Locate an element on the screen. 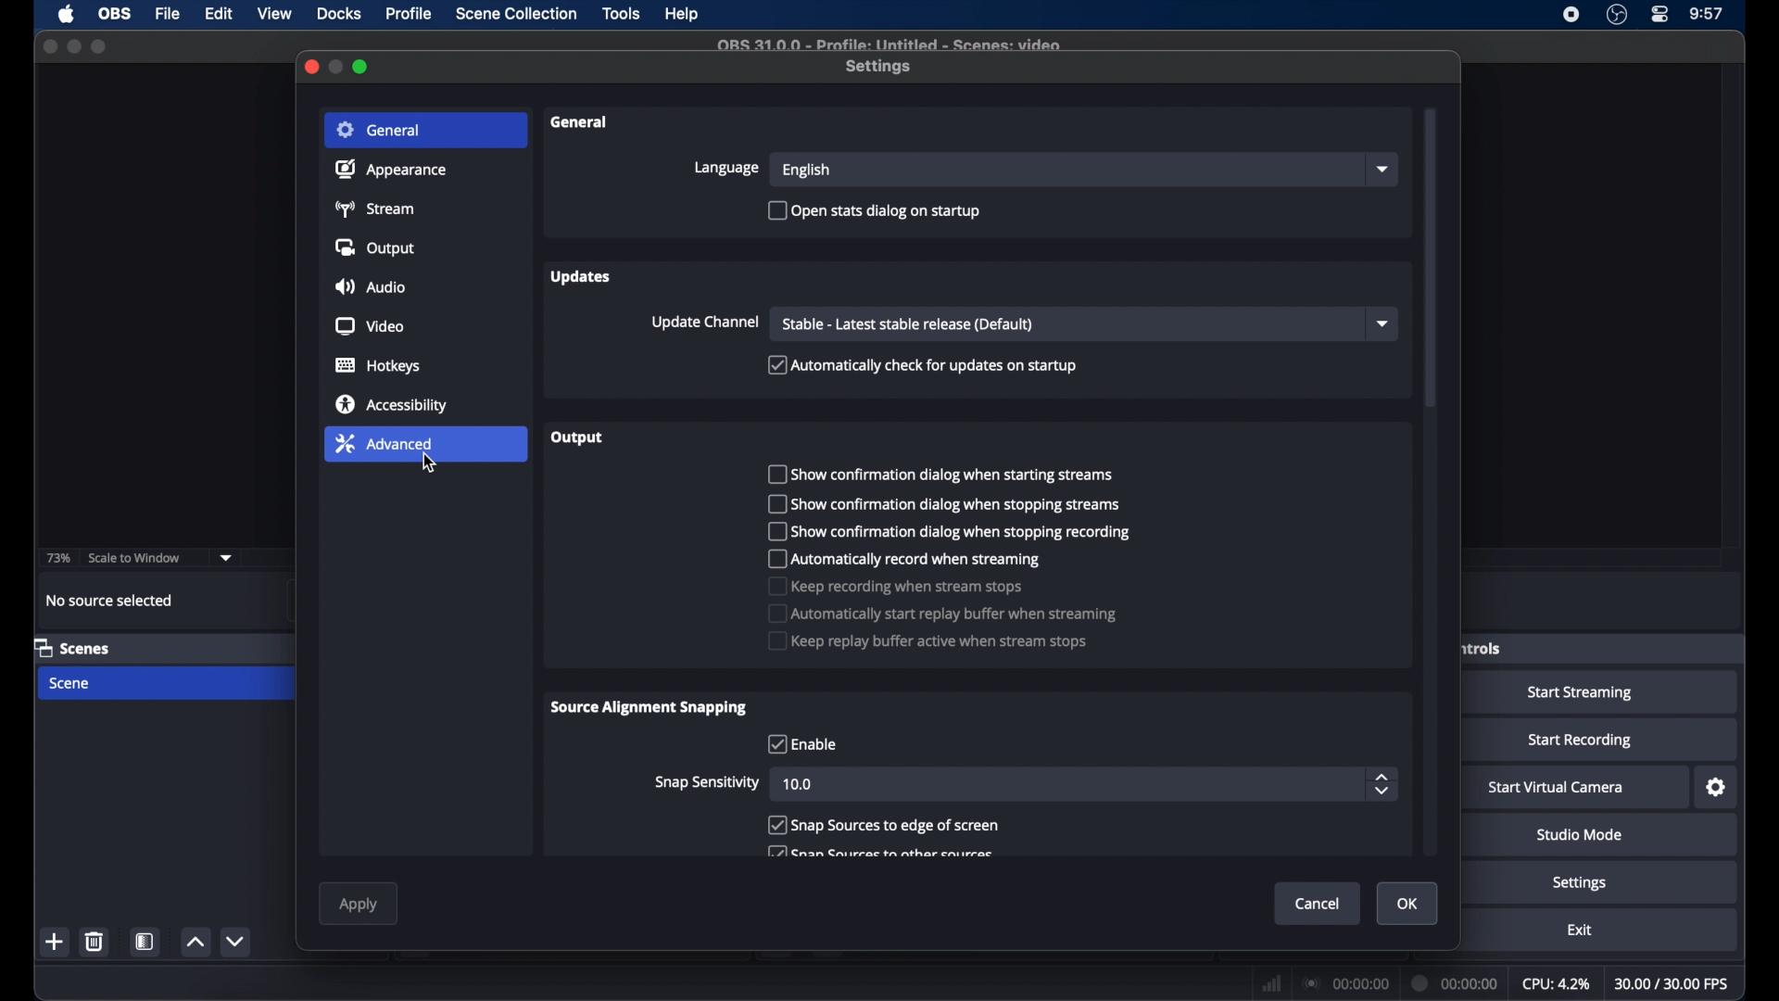  scale to window is located at coordinates (133, 558).